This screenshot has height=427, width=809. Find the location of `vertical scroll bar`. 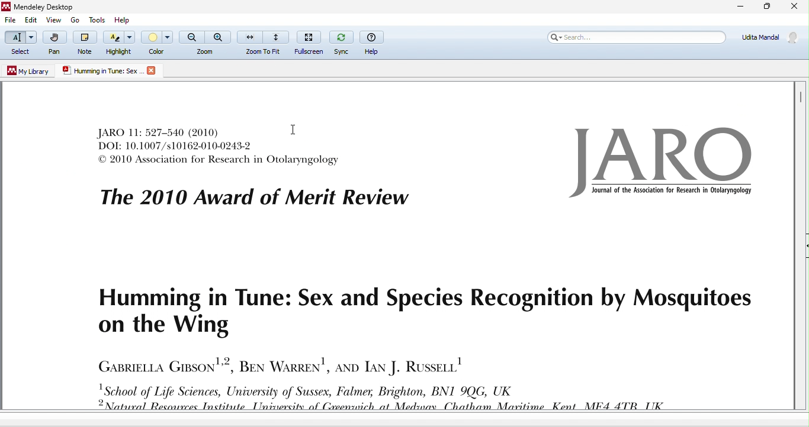

vertical scroll bar is located at coordinates (801, 98).